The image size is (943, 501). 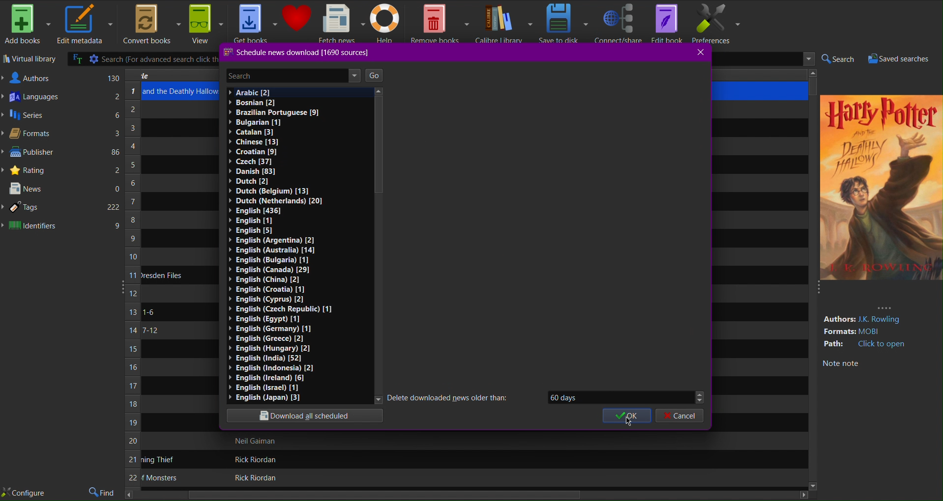 I want to click on English [436], so click(x=257, y=210).